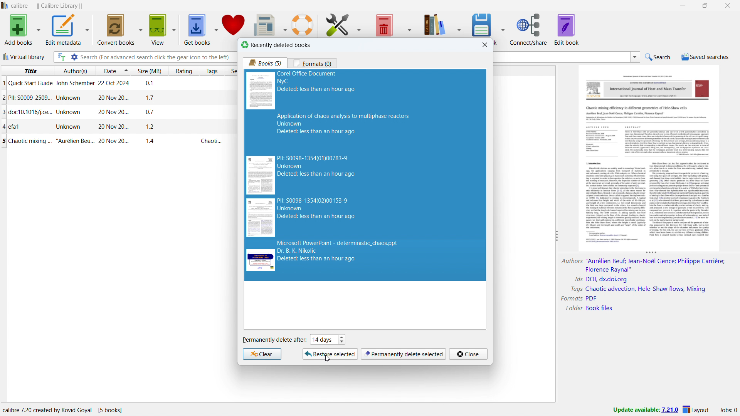 This screenshot has width=740, height=416. Describe the element at coordinates (461, 24) in the screenshot. I see `calibre library options` at that location.